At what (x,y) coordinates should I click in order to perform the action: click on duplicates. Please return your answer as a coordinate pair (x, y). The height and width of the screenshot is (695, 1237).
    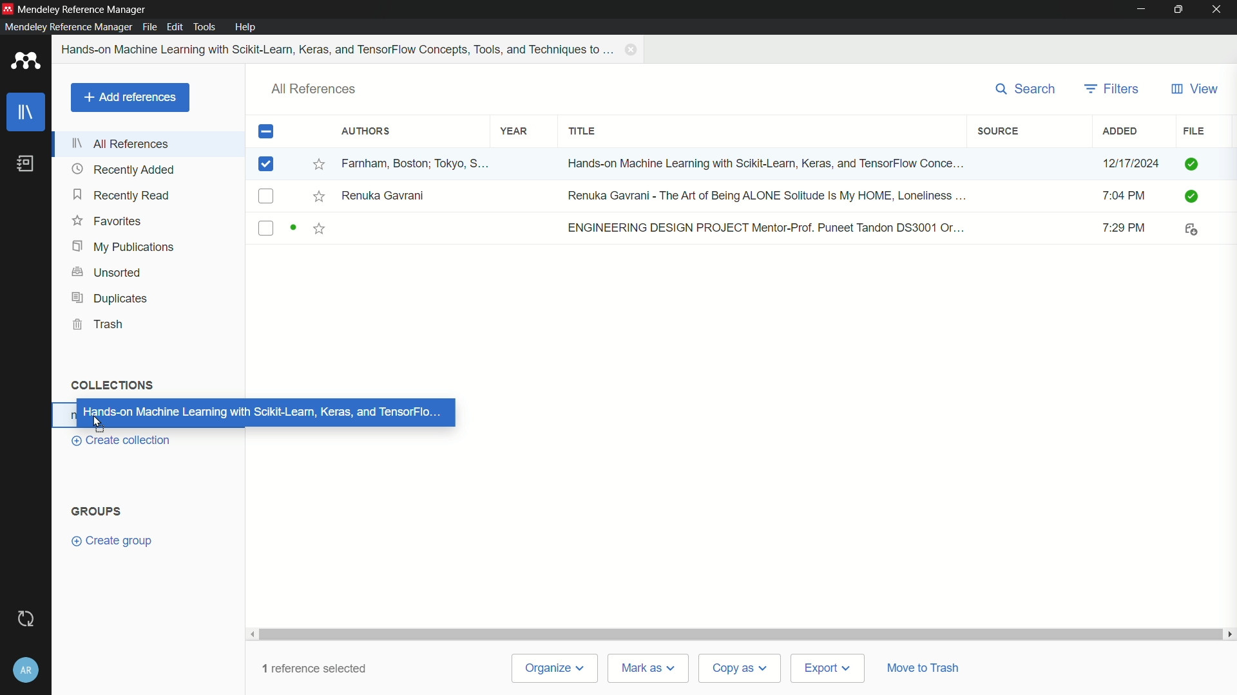
    Looking at the image, I should click on (110, 298).